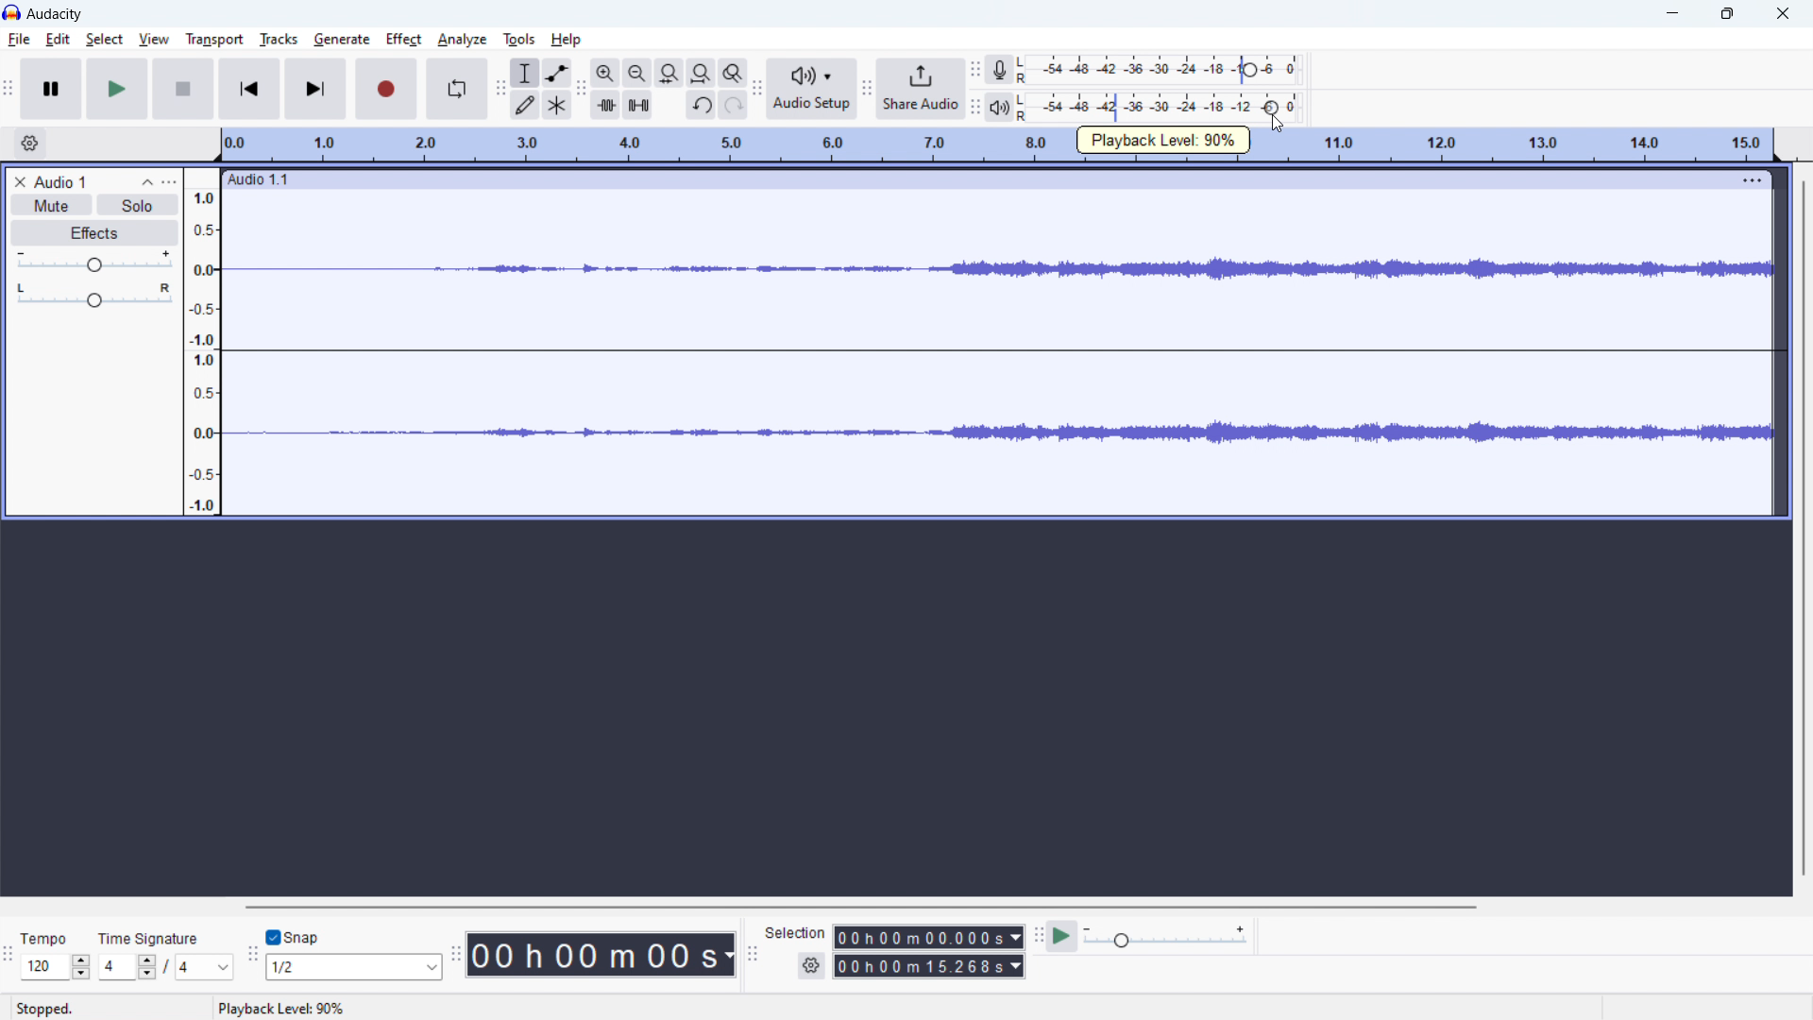 This screenshot has width=1813, height=1020. Describe the element at coordinates (8, 950) in the screenshot. I see `time signature toolbar` at that location.